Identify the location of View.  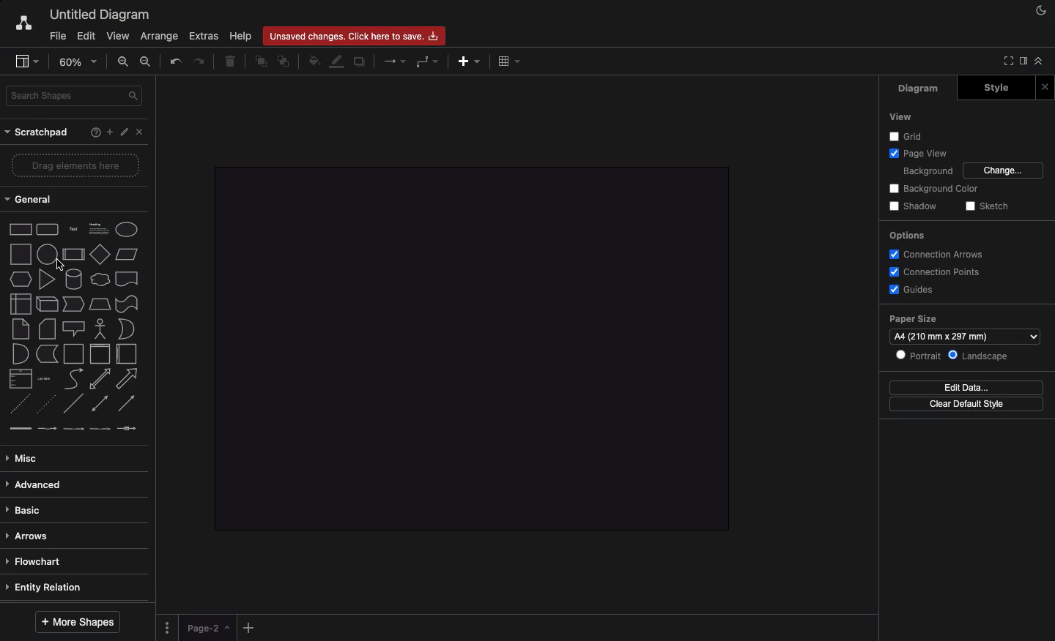
(902, 119).